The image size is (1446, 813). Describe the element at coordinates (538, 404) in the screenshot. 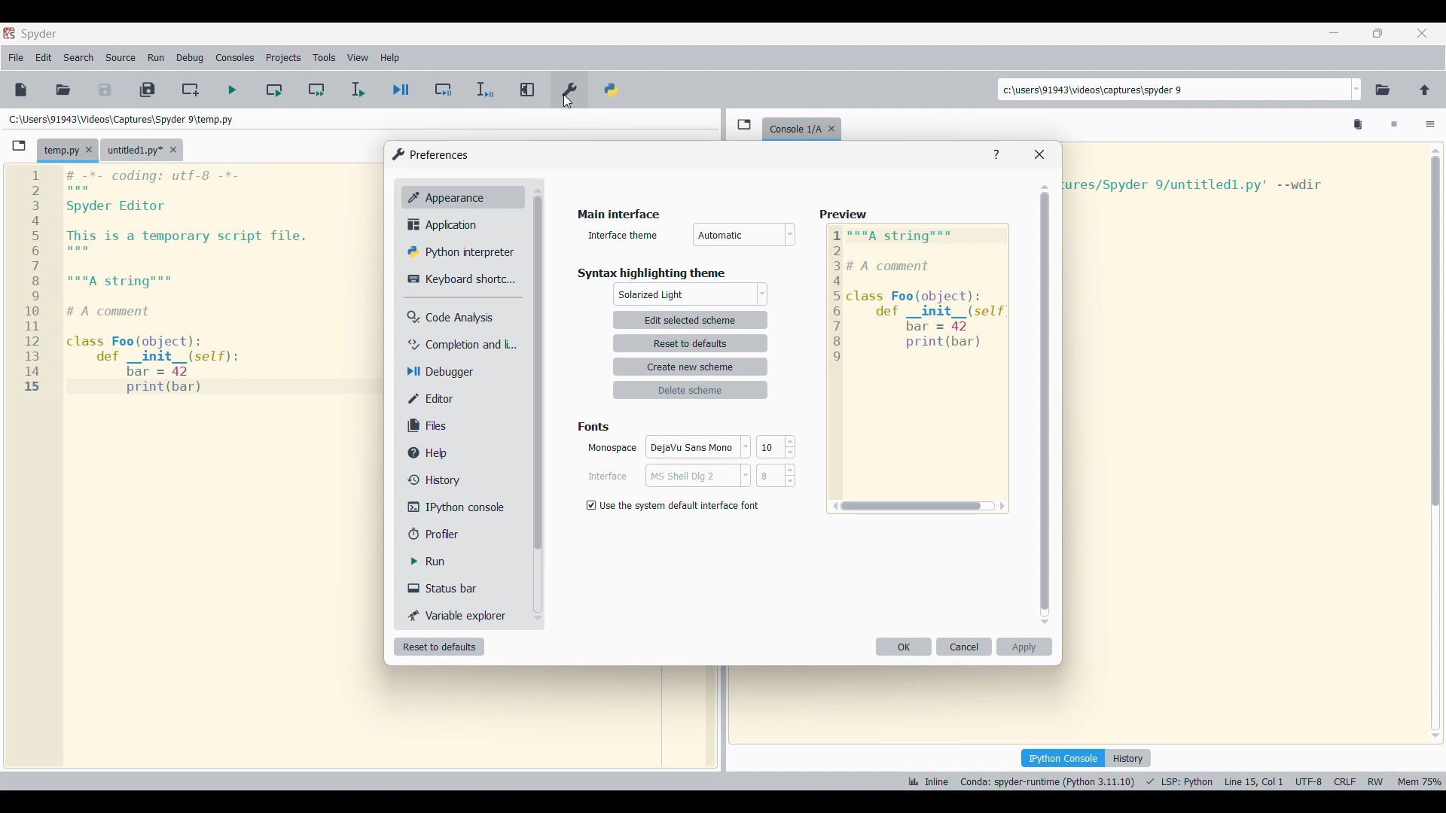

I see `Vertical slide bar` at that location.